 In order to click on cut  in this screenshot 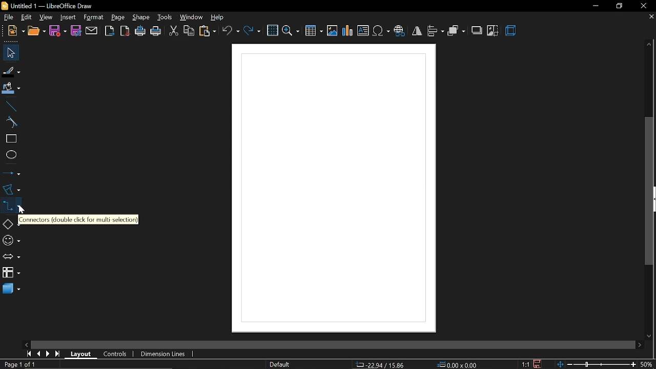, I will do `click(173, 32)`.